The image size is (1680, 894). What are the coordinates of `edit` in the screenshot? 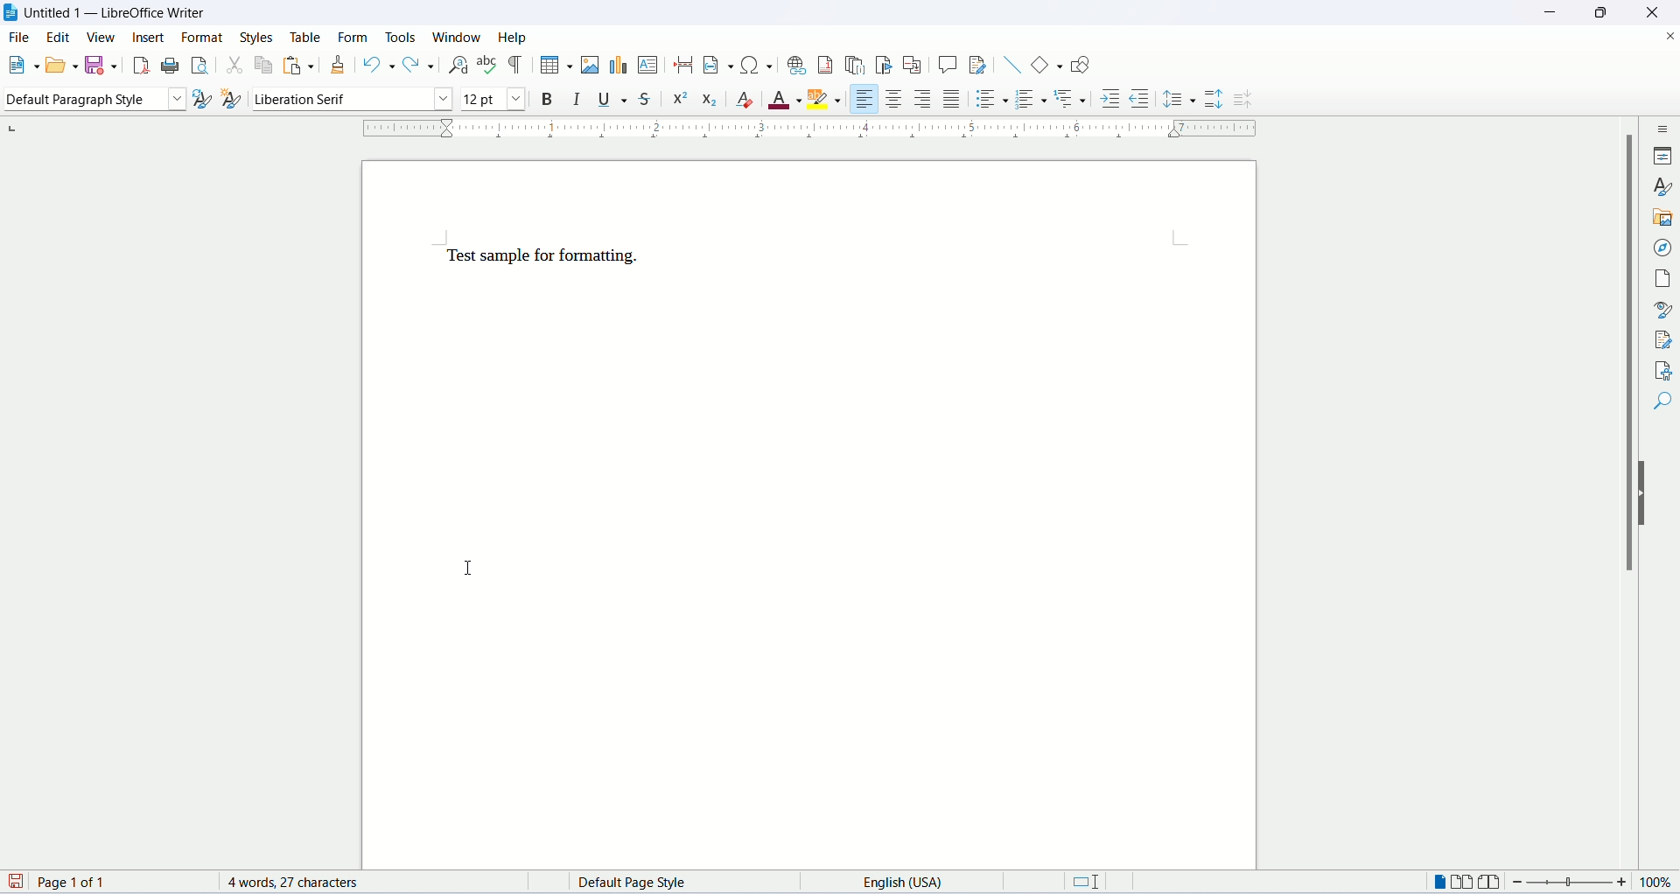 It's located at (59, 39).